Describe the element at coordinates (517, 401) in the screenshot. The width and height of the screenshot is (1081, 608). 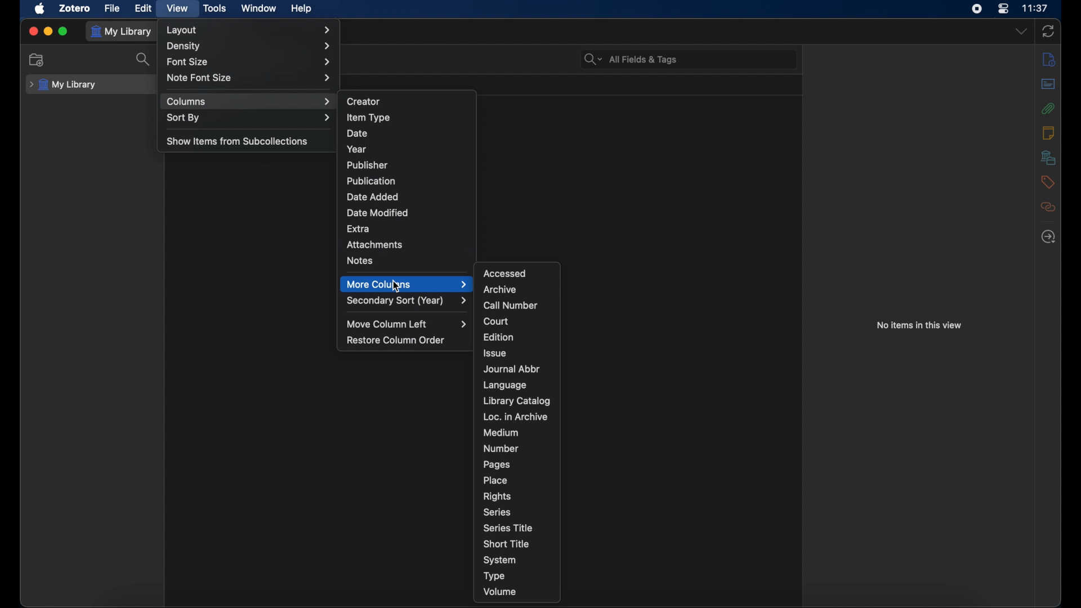
I see `library catalog` at that location.